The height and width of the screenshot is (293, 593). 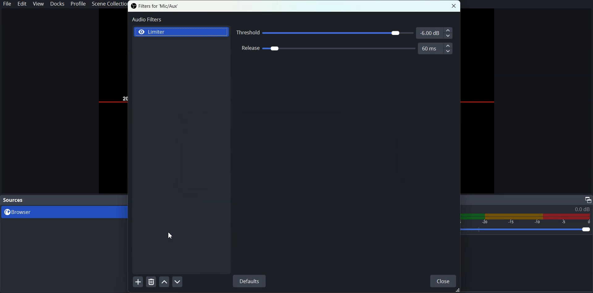 What do you see at coordinates (23, 4) in the screenshot?
I see `Edit` at bounding box center [23, 4].